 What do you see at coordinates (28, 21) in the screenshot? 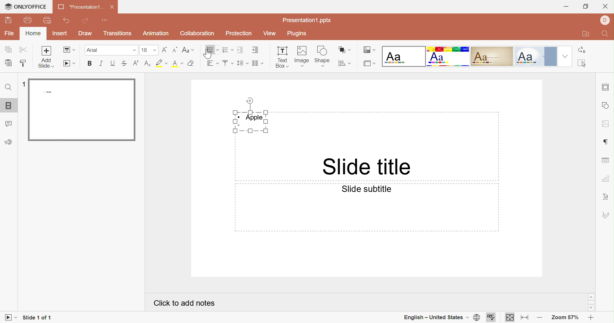
I see `print` at bounding box center [28, 21].